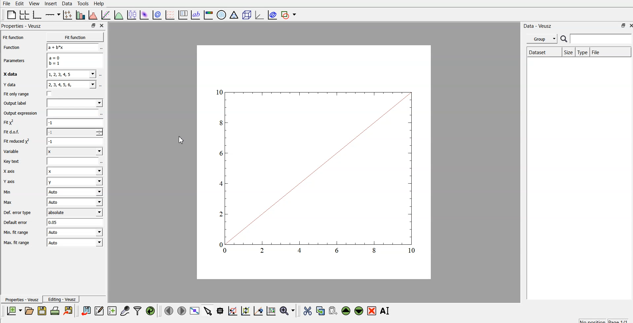  Describe the element at coordinates (64, 299) in the screenshot. I see `Editing - Veusz` at that location.